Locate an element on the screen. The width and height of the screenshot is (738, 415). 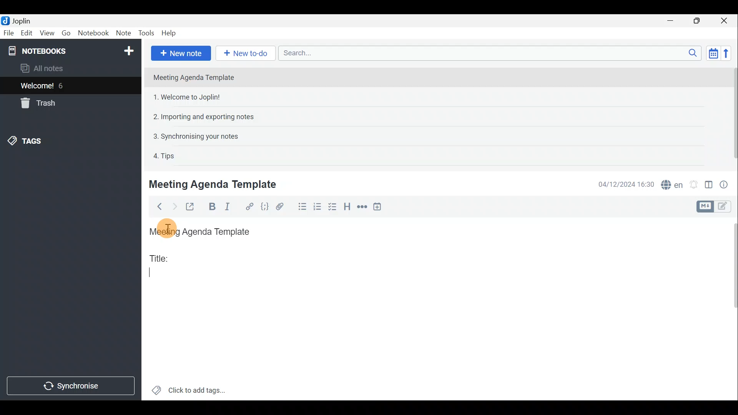
Spell checker is located at coordinates (673, 184).